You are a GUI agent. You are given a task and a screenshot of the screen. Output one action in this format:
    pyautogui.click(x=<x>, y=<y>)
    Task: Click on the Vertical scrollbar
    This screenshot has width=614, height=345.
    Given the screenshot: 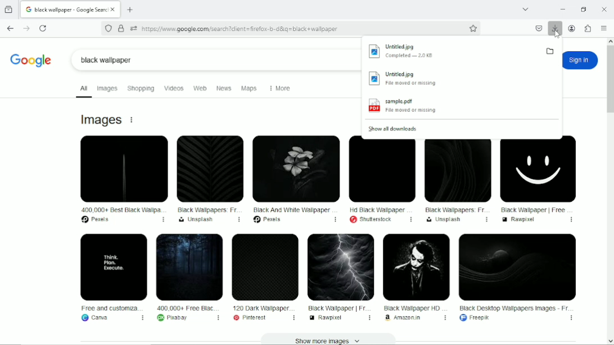 What is the action you would take?
    pyautogui.click(x=609, y=80)
    